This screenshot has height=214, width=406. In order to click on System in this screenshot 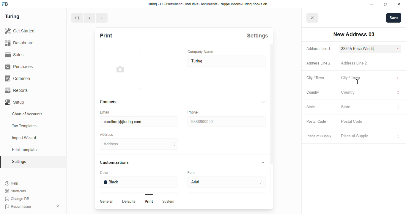, I will do `click(168, 202)`.